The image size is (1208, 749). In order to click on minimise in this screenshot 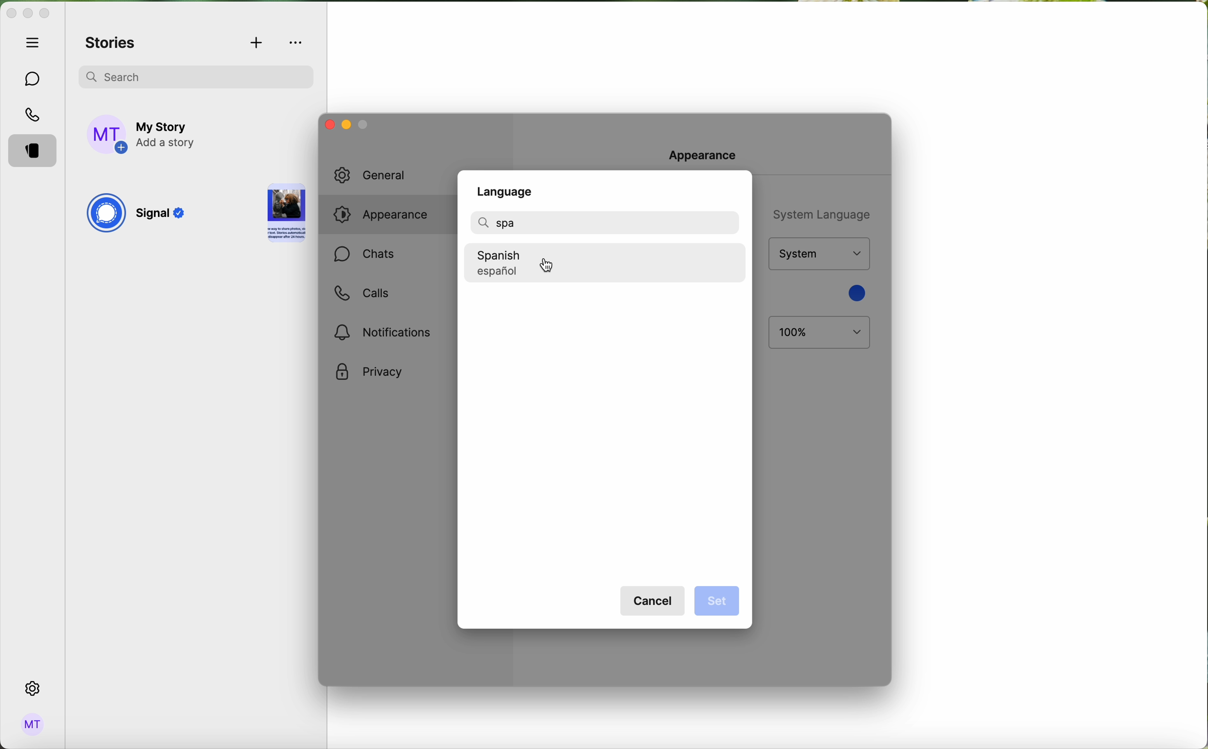, I will do `click(365, 127)`.